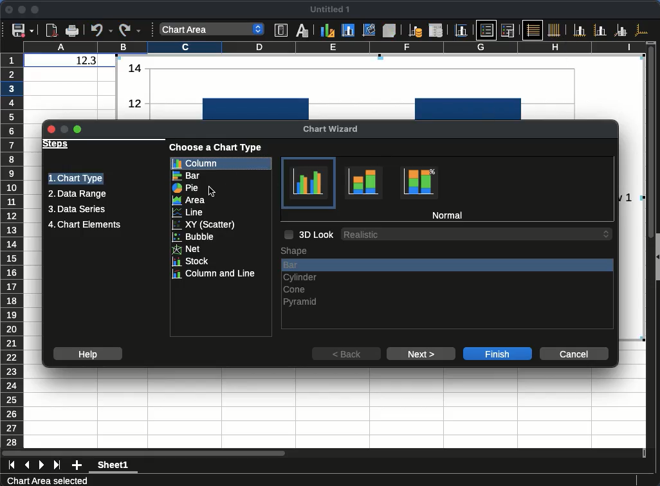 The height and width of the screenshot is (486, 660). What do you see at coordinates (143, 453) in the screenshot?
I see `Horizontal slide bar` at bounding box center [143, 453].